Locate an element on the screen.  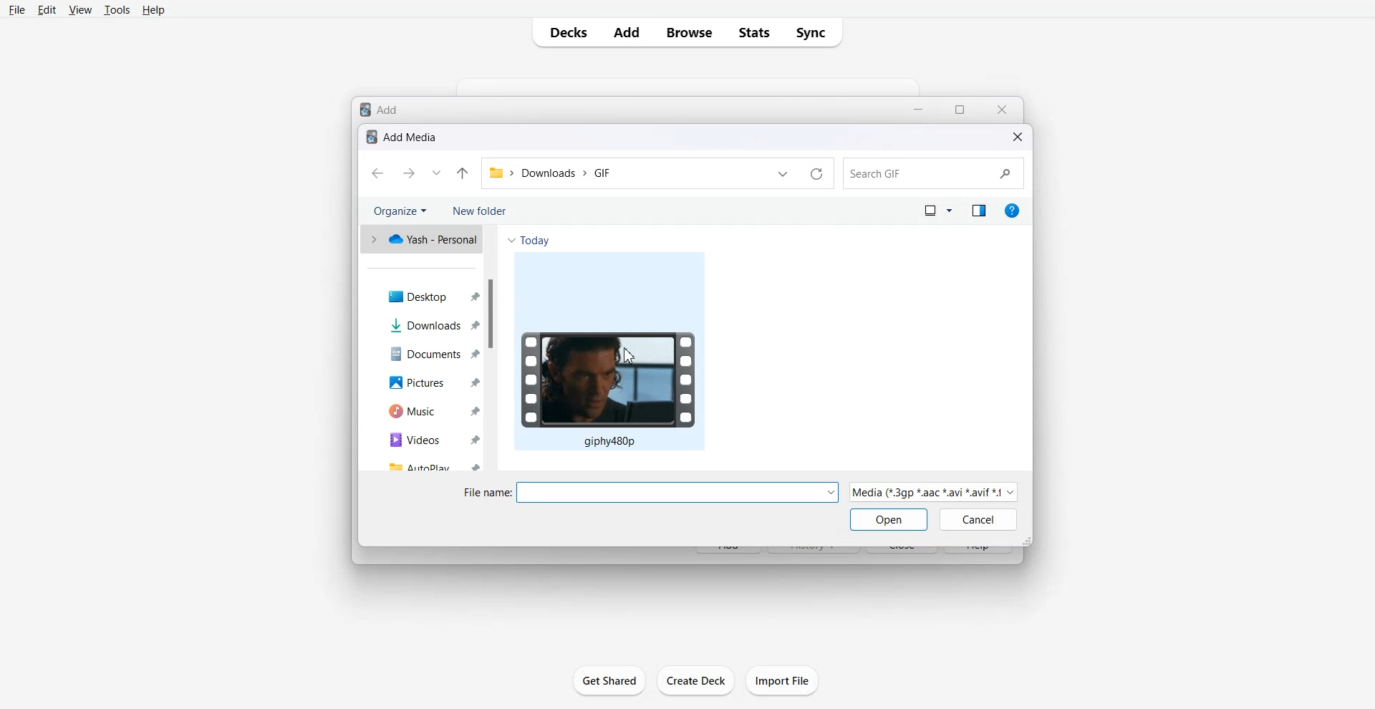
Tools is located at coordinates (116, 11).